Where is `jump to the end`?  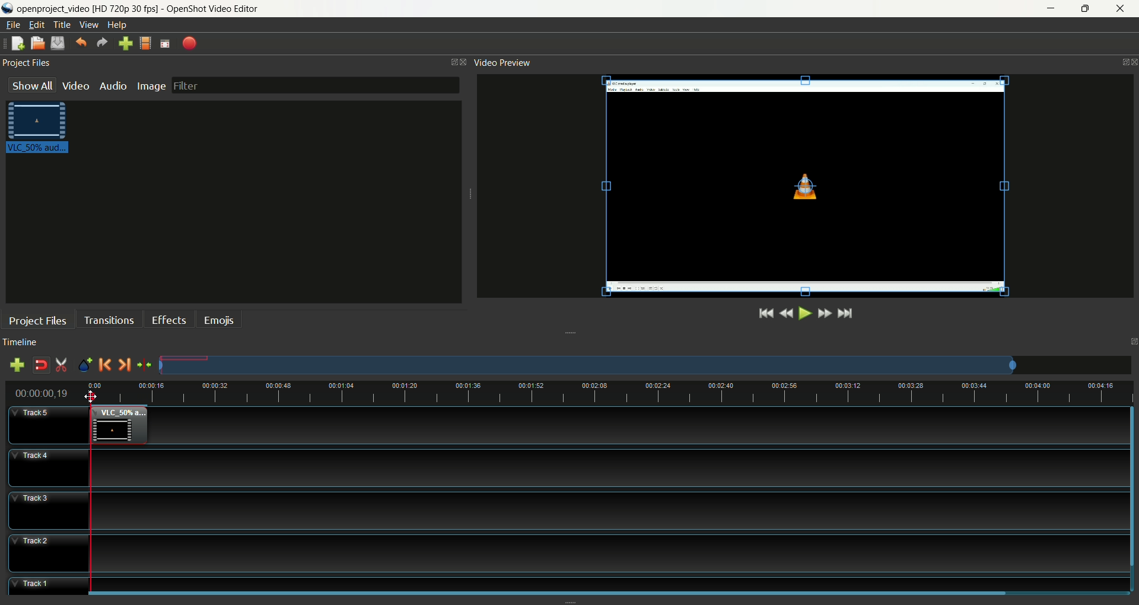 jump to the end is located at coordinates (845, 314).